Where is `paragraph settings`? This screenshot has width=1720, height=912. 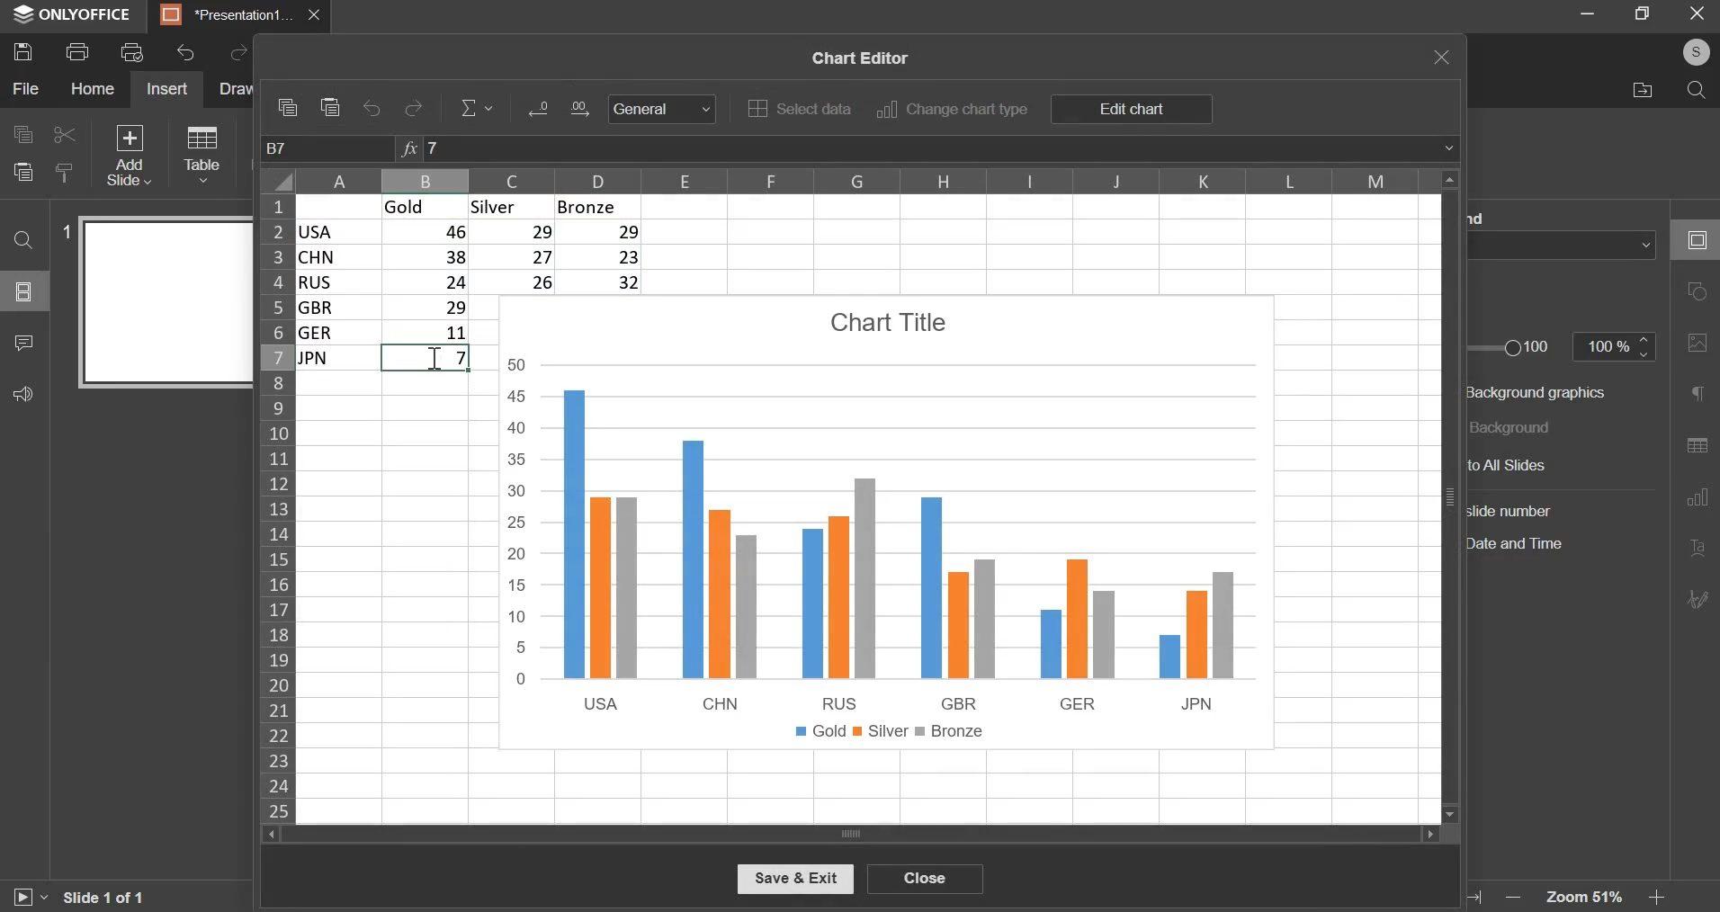
paragraph settings is located at coordinates (1698, 395).